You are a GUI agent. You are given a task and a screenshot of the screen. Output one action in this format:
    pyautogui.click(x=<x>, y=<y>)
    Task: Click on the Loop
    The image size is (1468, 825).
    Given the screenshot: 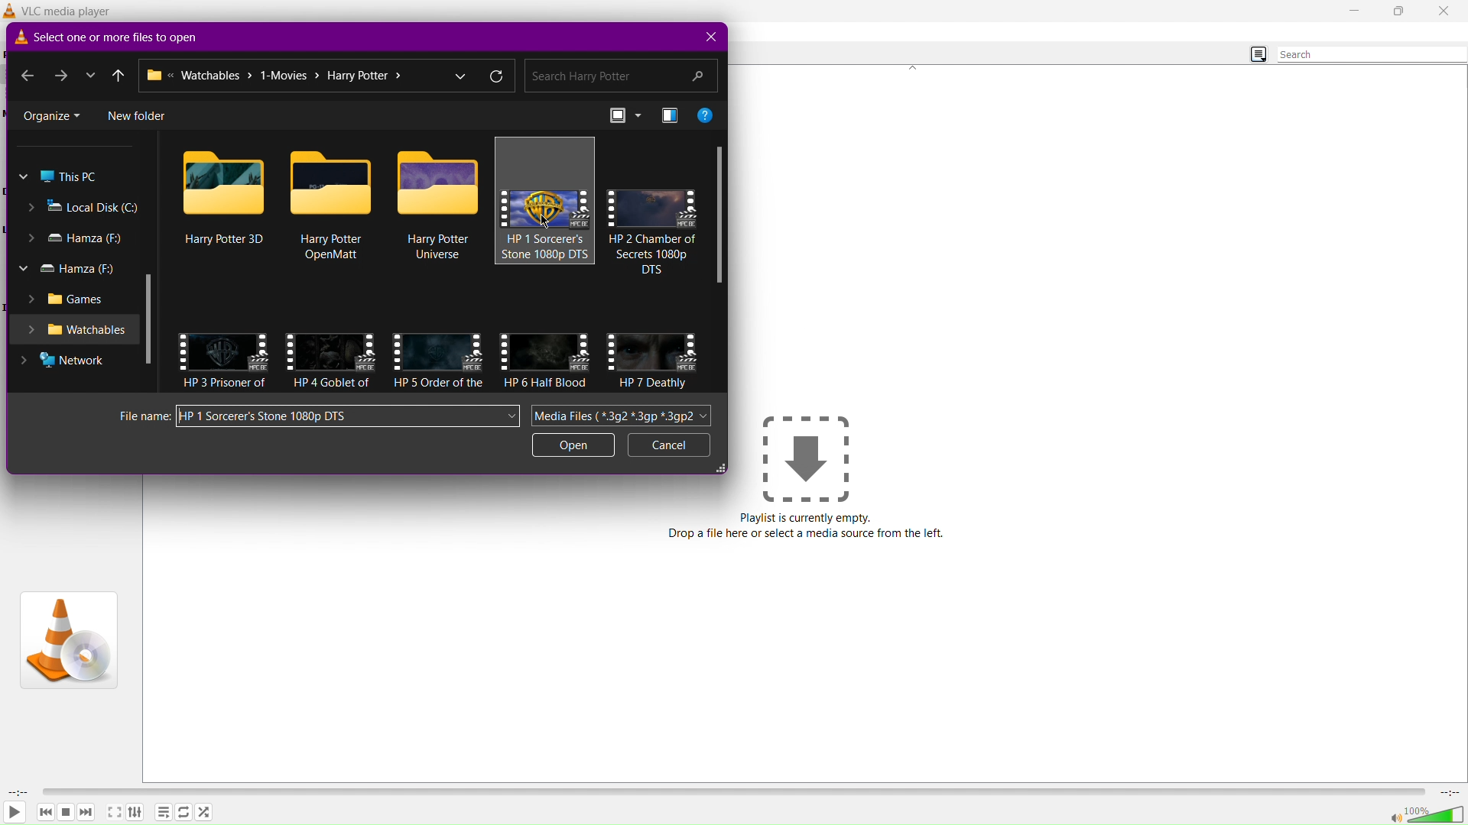 What is the action you would take?
    pyautogui.click(x=183, y=814)
    